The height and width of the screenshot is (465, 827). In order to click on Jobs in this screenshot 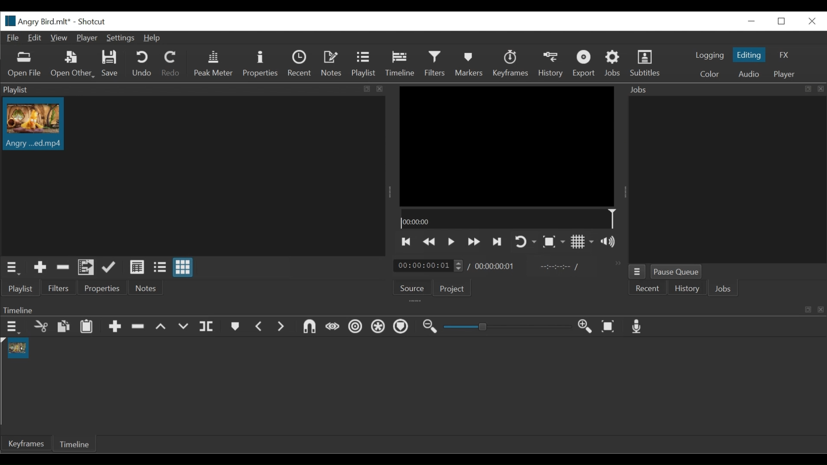, I will do `click(724, 290)`.